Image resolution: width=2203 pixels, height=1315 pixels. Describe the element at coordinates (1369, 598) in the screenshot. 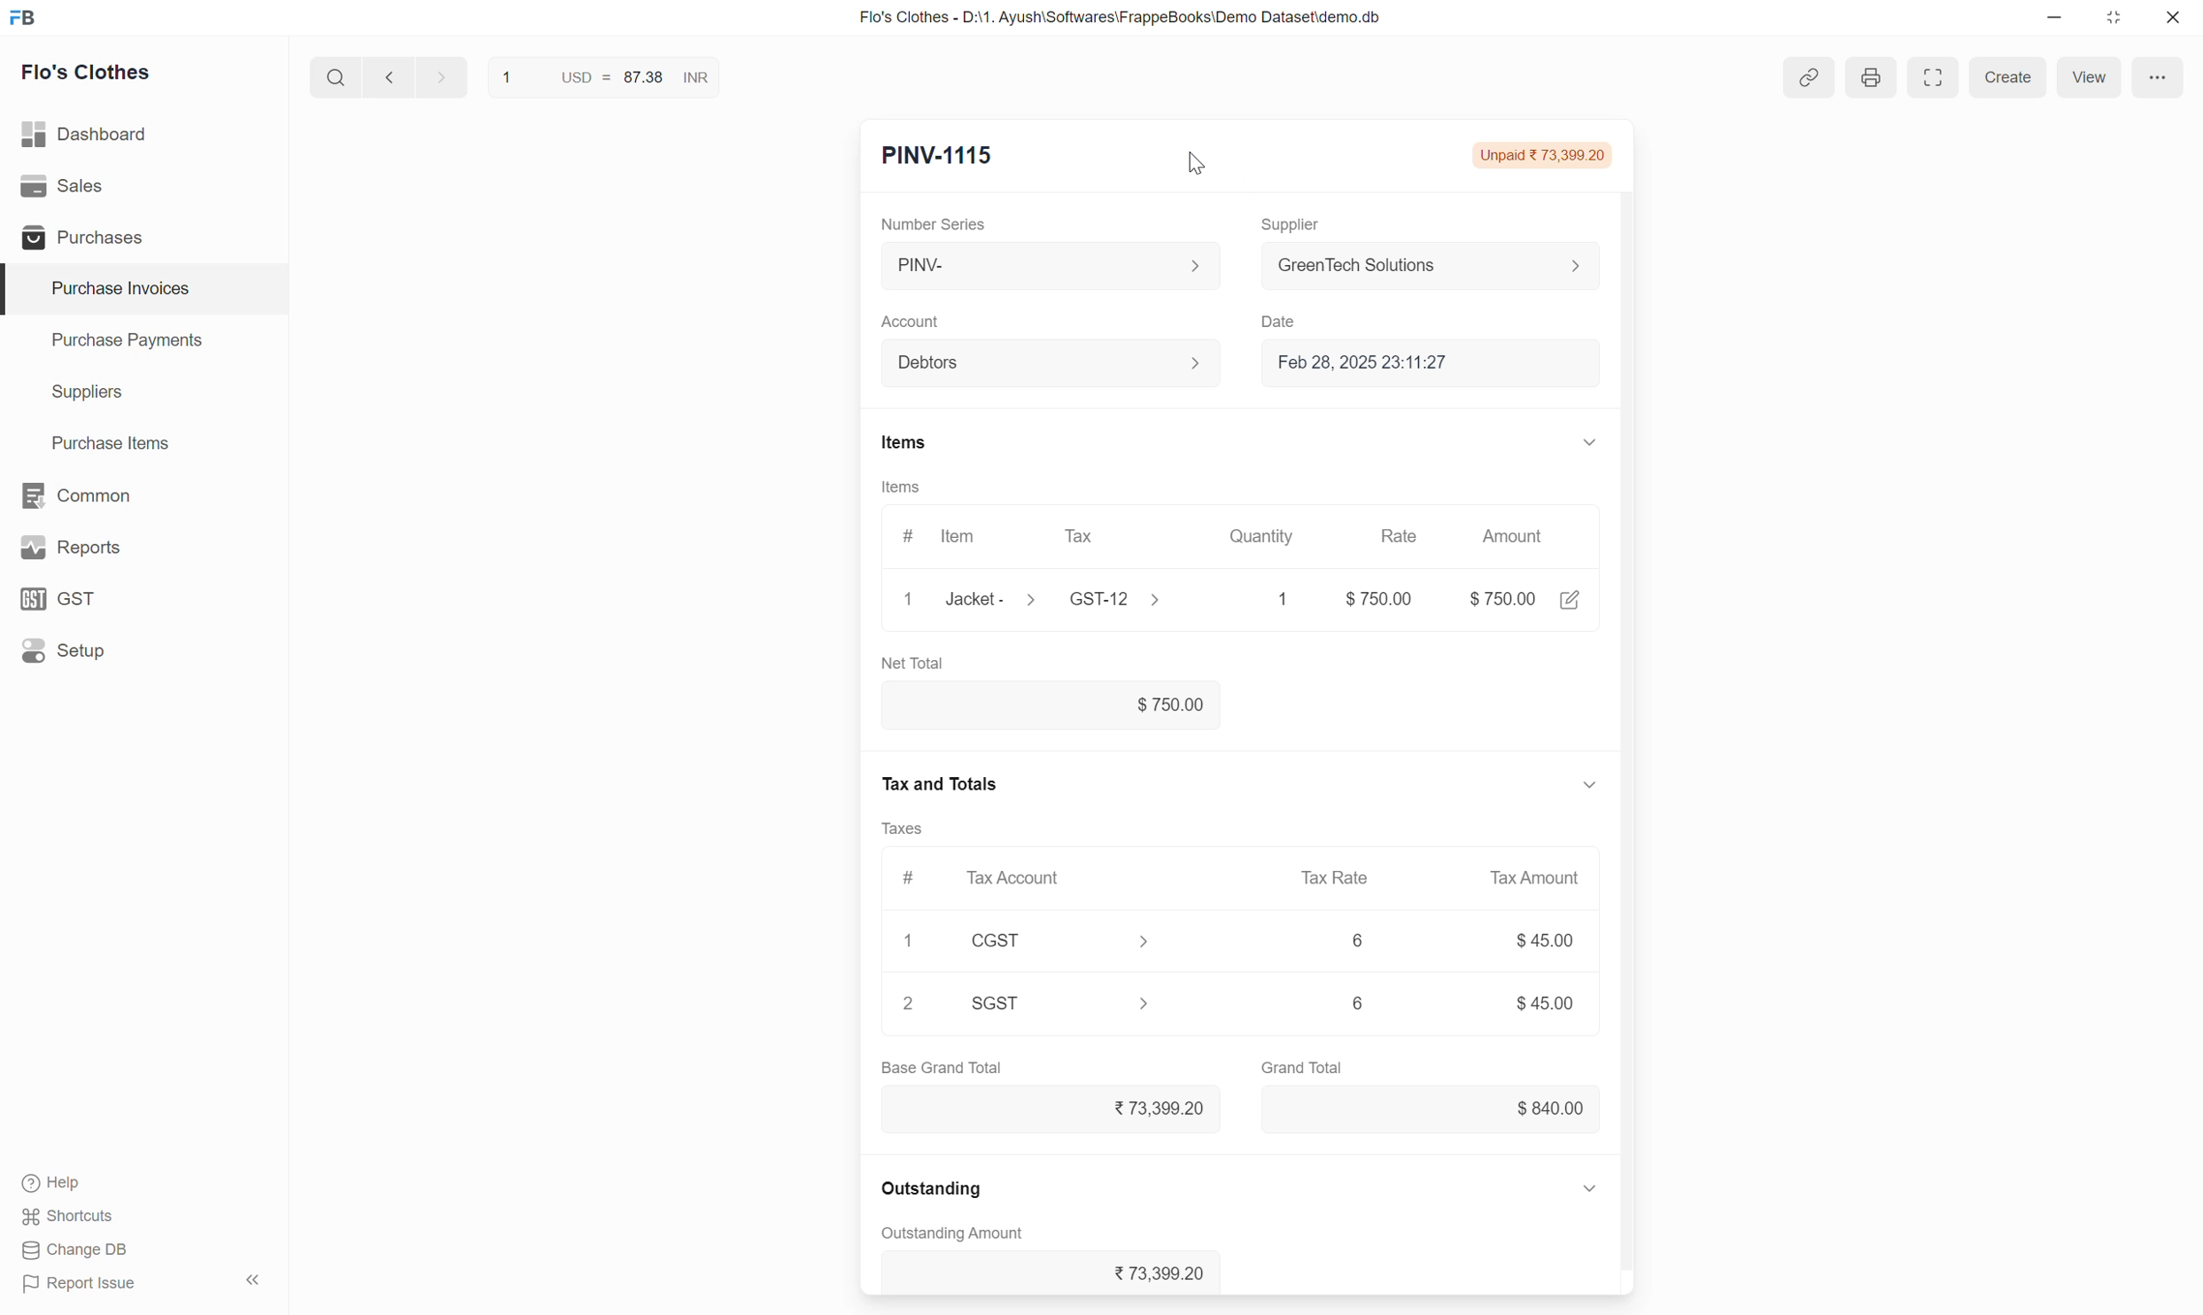

I see `102.99` at that location.